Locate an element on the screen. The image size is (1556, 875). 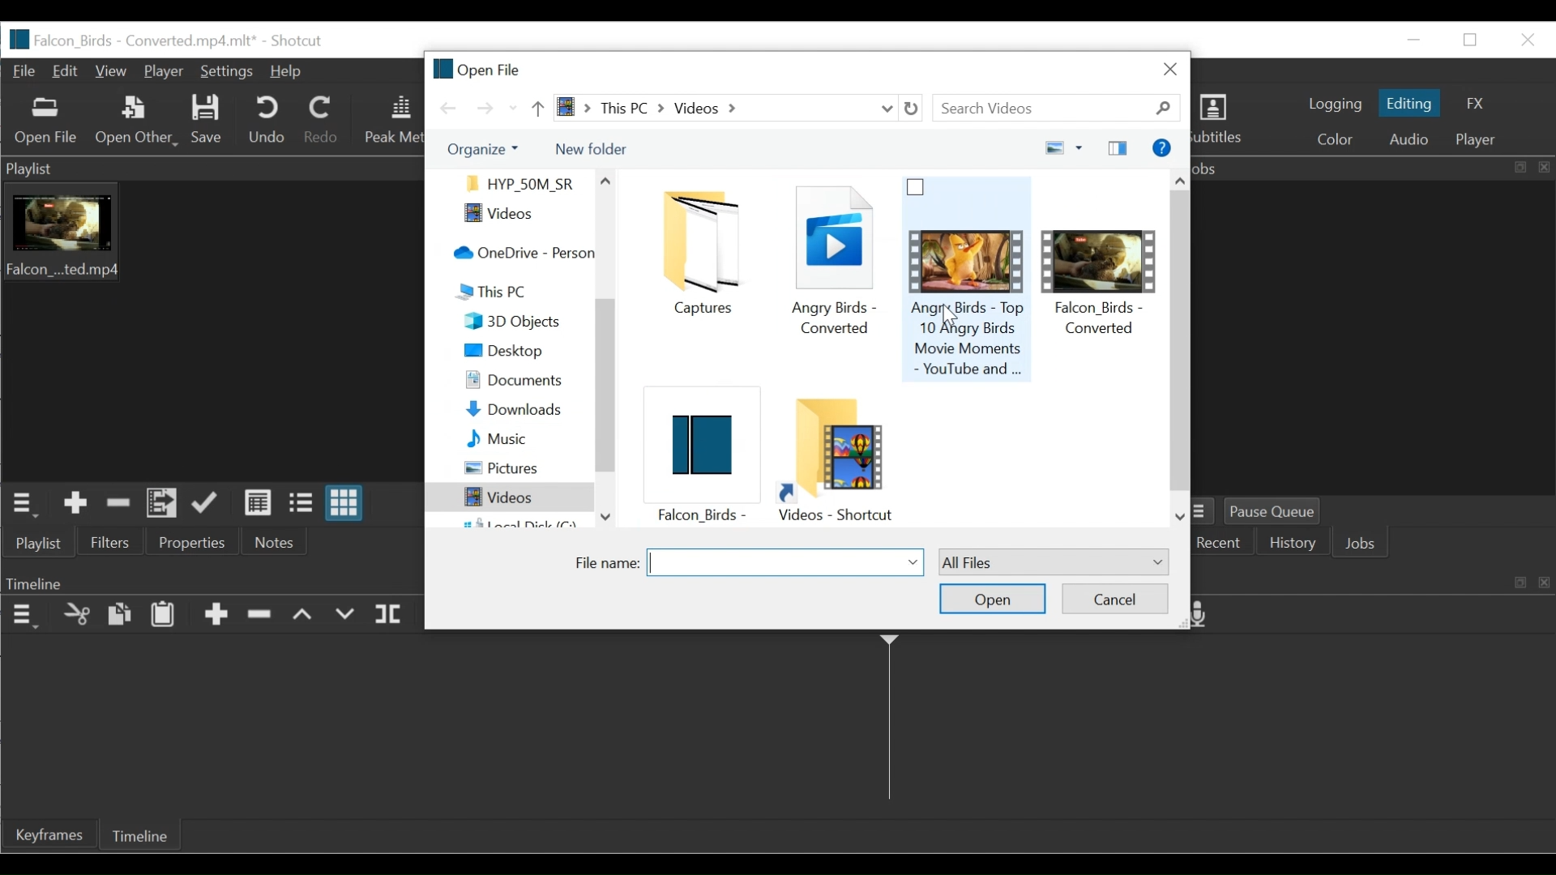
Open file is located at coordinates (478, 67).